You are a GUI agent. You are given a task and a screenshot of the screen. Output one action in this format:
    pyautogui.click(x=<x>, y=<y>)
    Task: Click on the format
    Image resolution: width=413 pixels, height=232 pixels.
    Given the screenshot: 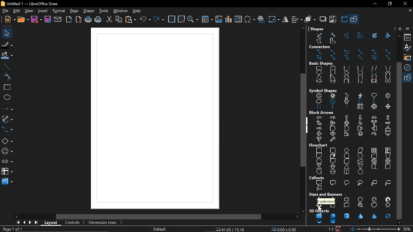 What is the action you would take?
    pyautogui.click(x=59, y=11)
    